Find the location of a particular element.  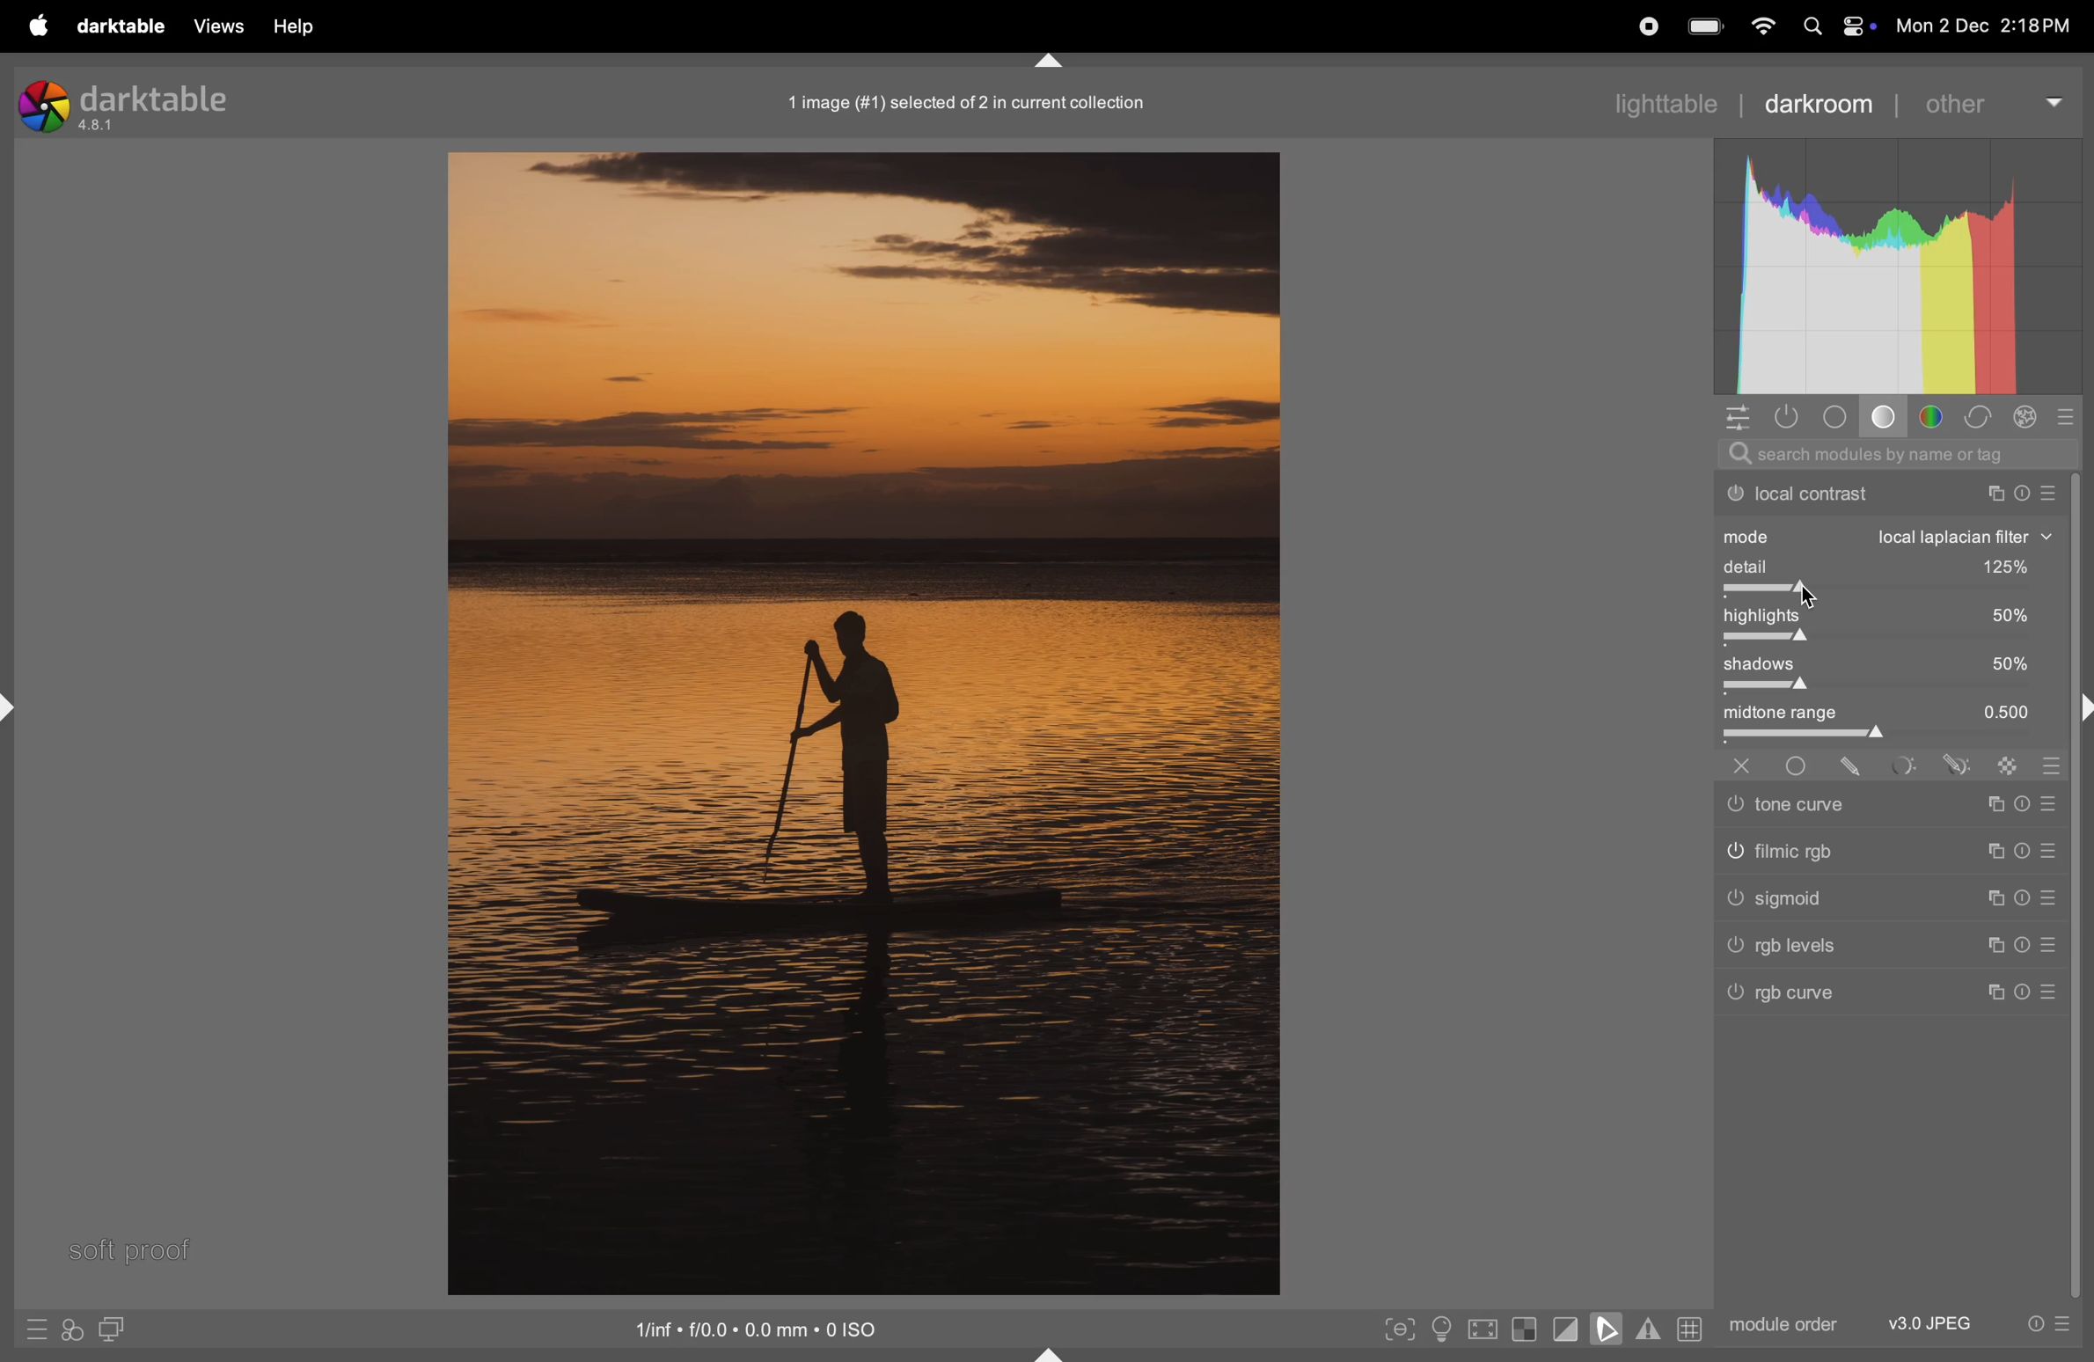

 is located at coordinates (1807, 853).